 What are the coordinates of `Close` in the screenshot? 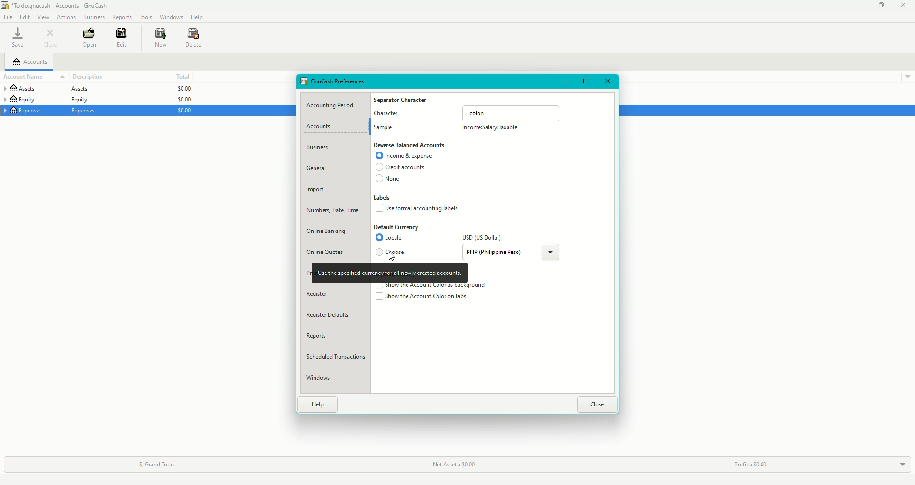 It's located at (607, 82).